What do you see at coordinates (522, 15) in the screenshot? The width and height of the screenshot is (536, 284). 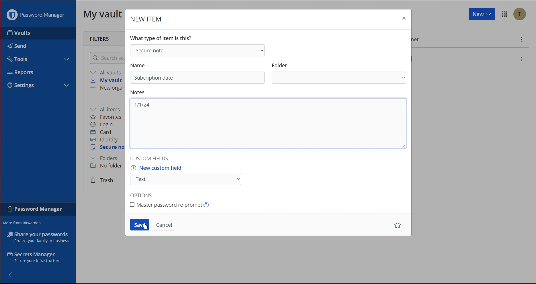 I see `Account` at bounding box center [522, 15].